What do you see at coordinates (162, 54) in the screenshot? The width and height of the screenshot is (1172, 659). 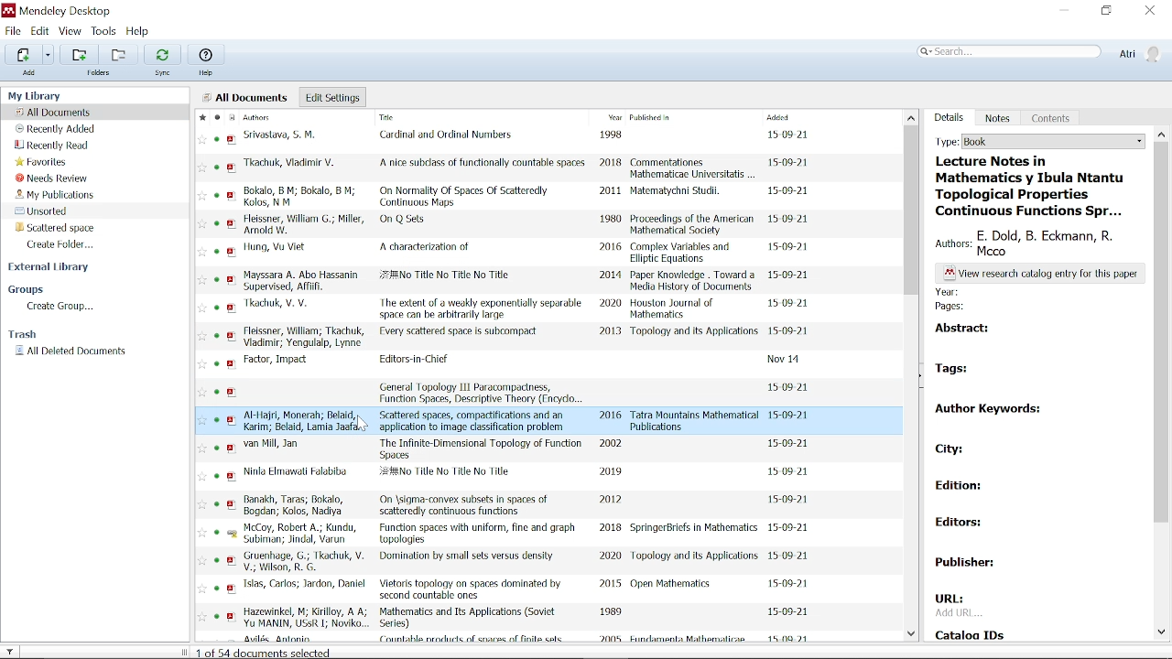 I see `Sync` at bounding box center [162, 54].